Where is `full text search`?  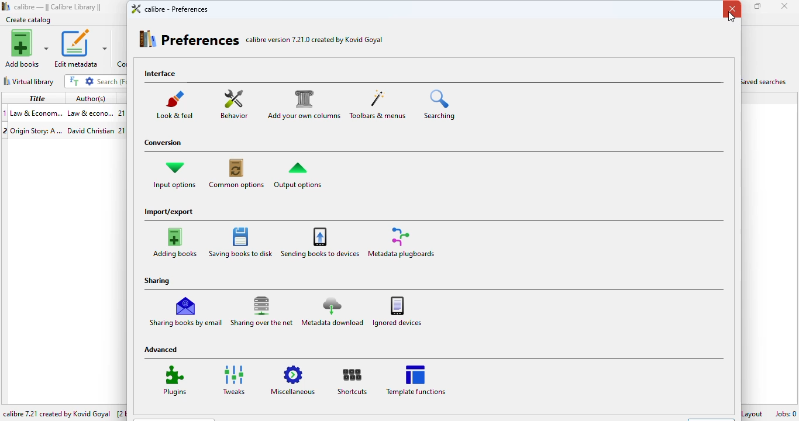 full text search is located at coordinates (74, 81).